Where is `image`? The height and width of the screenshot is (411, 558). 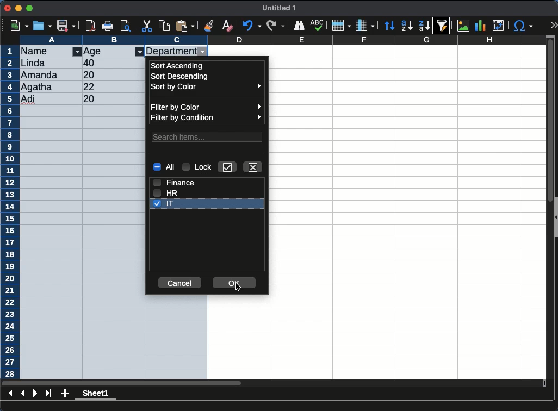
image is located at coordinates (463, 27).